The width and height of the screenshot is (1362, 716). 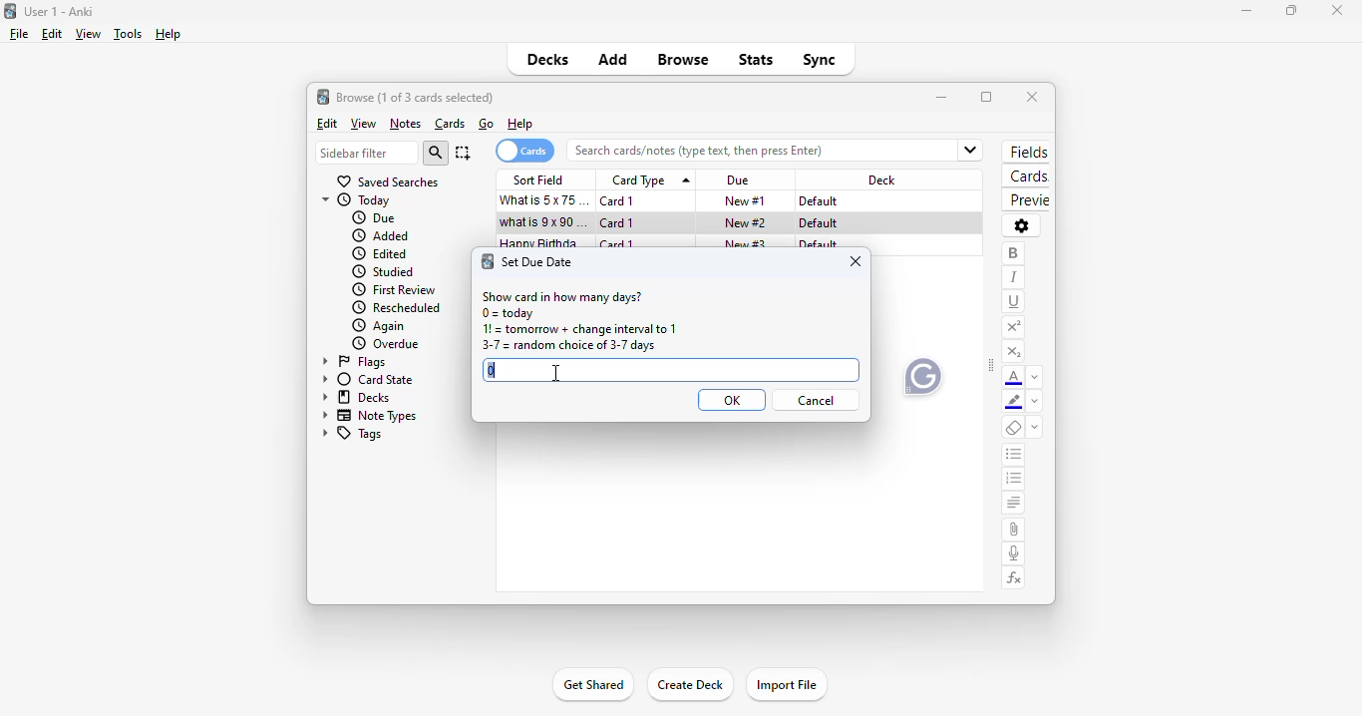 What do you see at coordinates (1014, 428) in the screenshot?
I see `remove formatting` at bounding box center [1014, 428].